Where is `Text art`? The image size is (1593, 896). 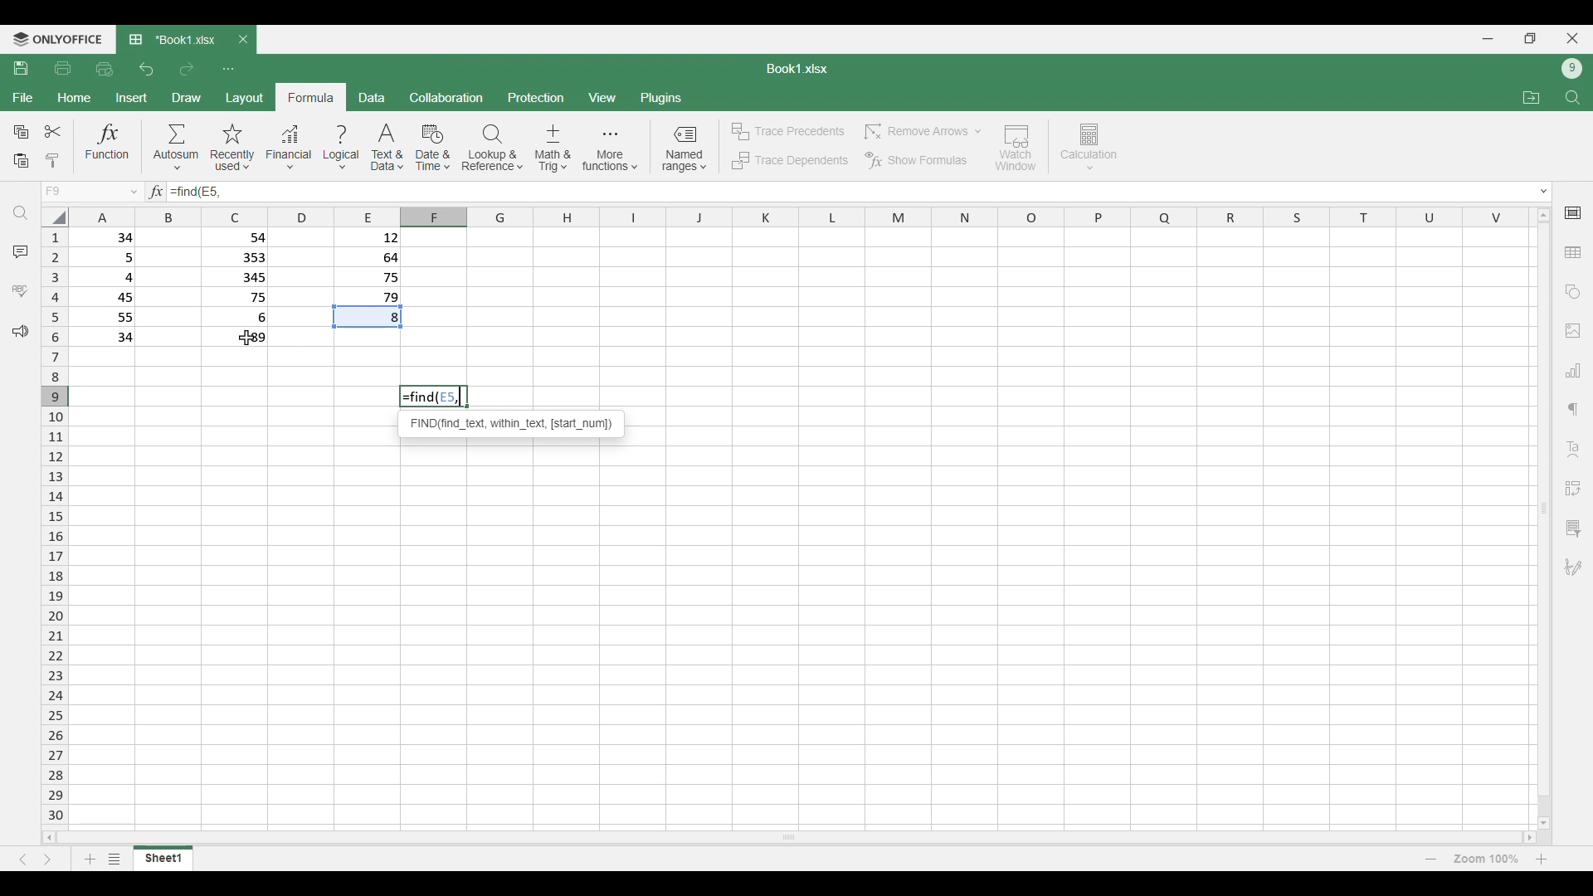 Text art is located at coordinates (1572, 450).